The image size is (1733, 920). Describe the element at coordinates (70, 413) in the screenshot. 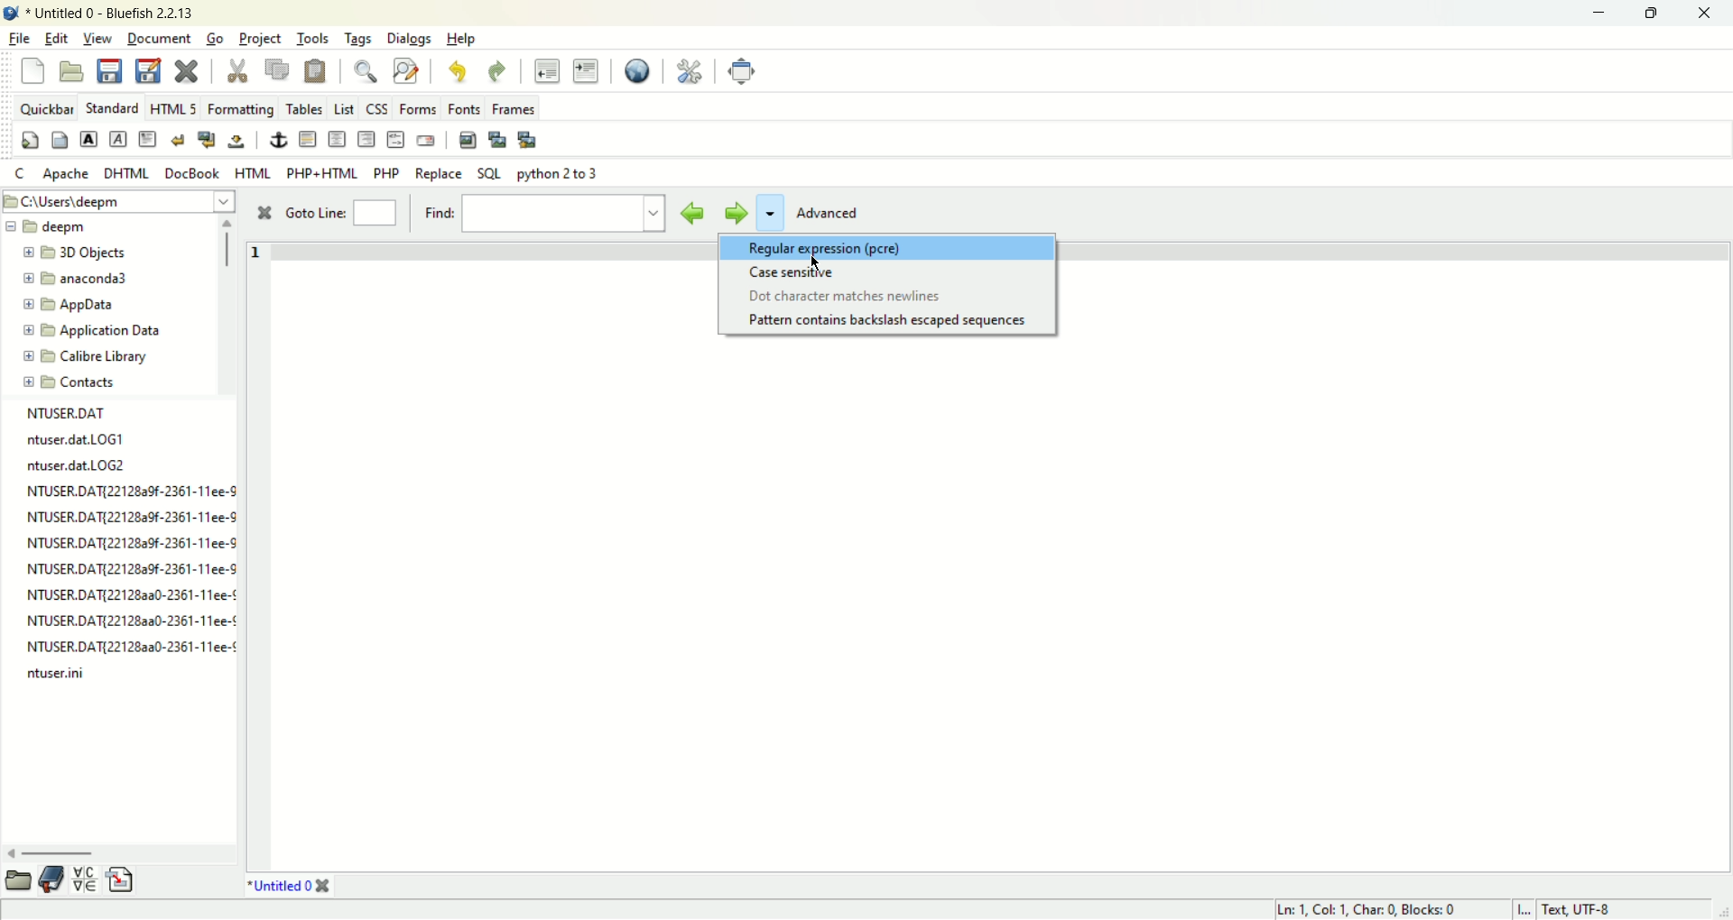

I see `NTUSER.DAT` at that location.